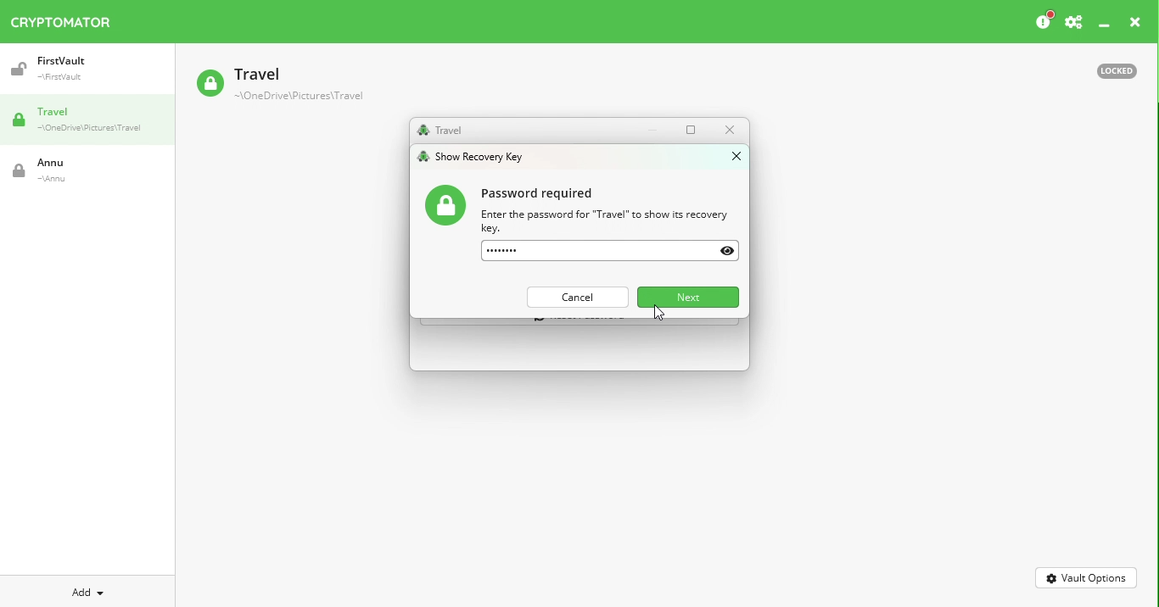  What do you see at coordinates (694, 129) in the screenshot?
I see `Maximize` at bounding box center [694, 129].